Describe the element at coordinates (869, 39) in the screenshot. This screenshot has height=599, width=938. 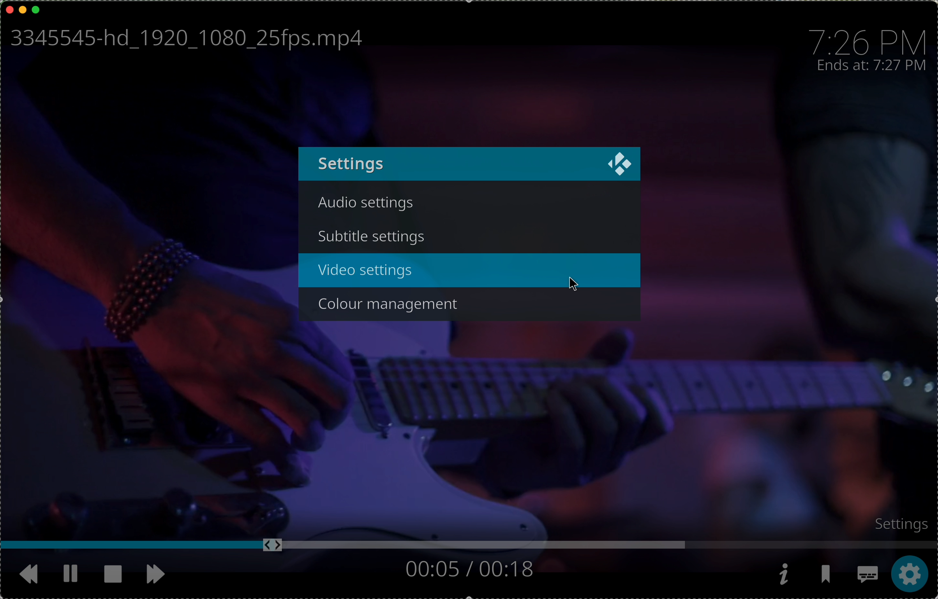
I see `time` at that location.